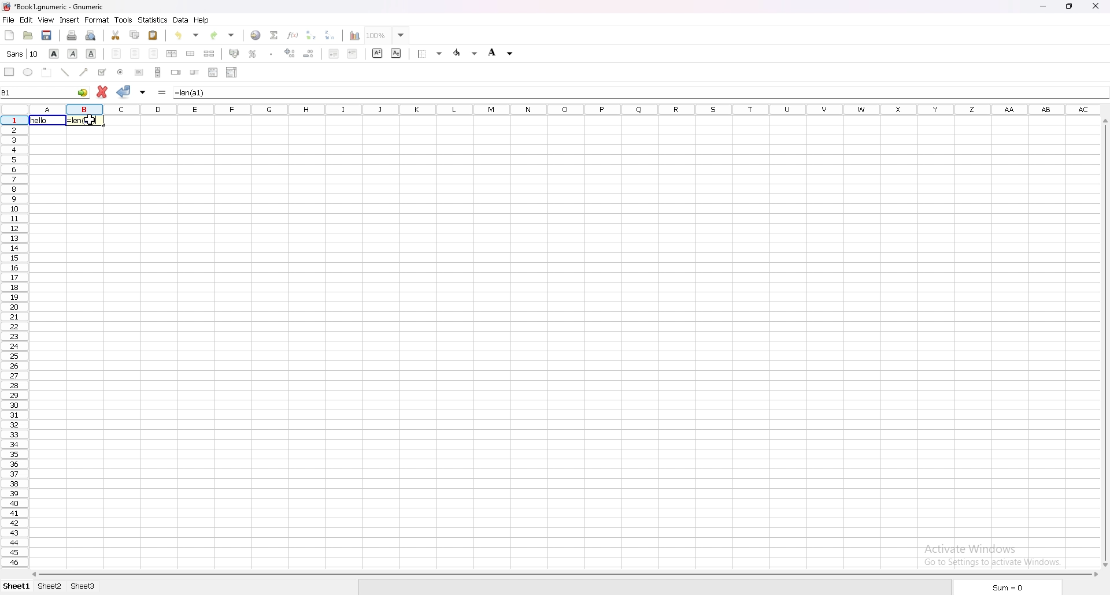  I want to click on open, so click(28, 36).